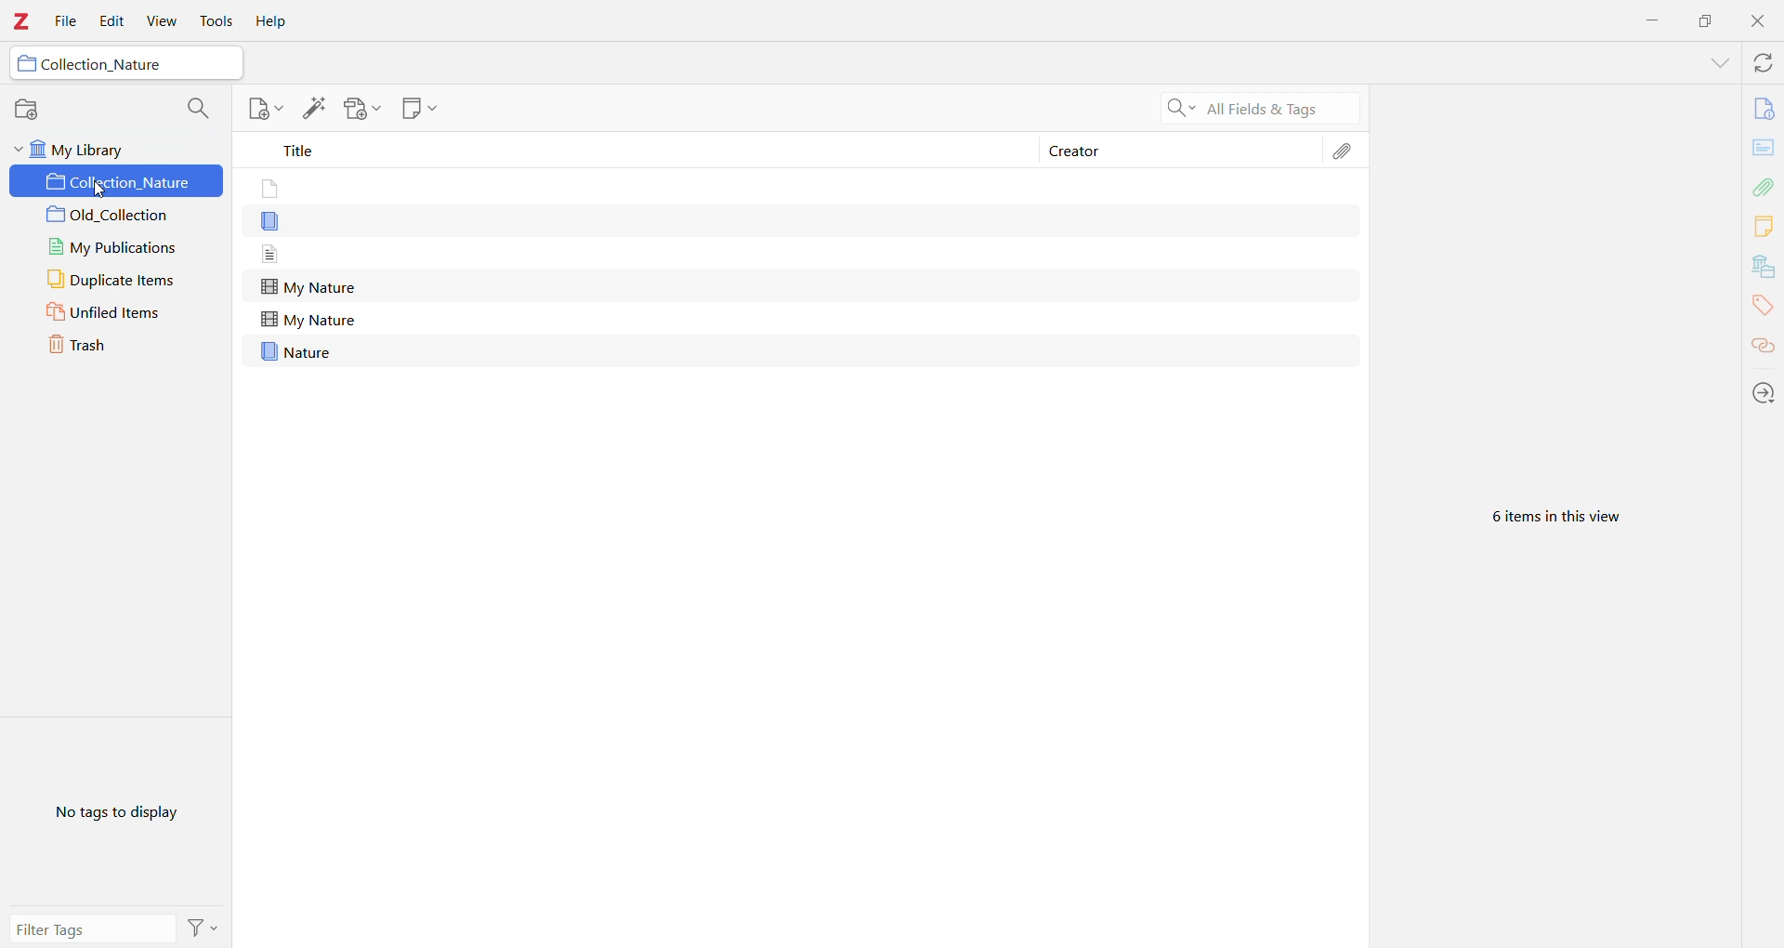 This screenshot has width=1784, height=948. I want to click on Collection_Nature, so click(117, 182).